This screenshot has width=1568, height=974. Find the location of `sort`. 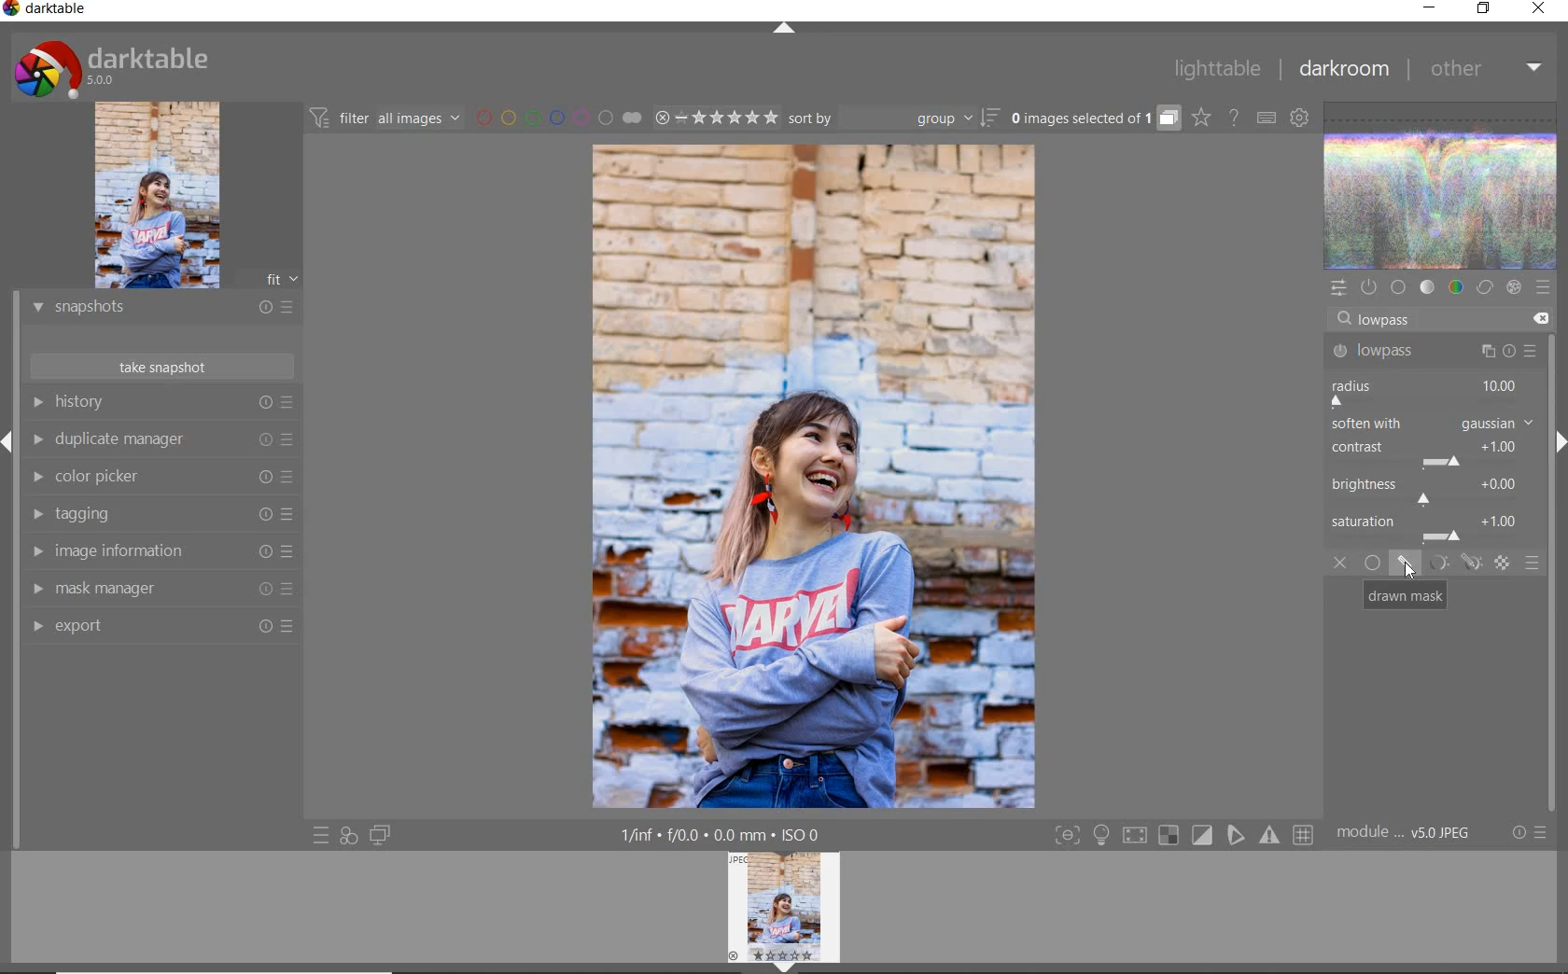

sort is located at coordinates (894, 120).